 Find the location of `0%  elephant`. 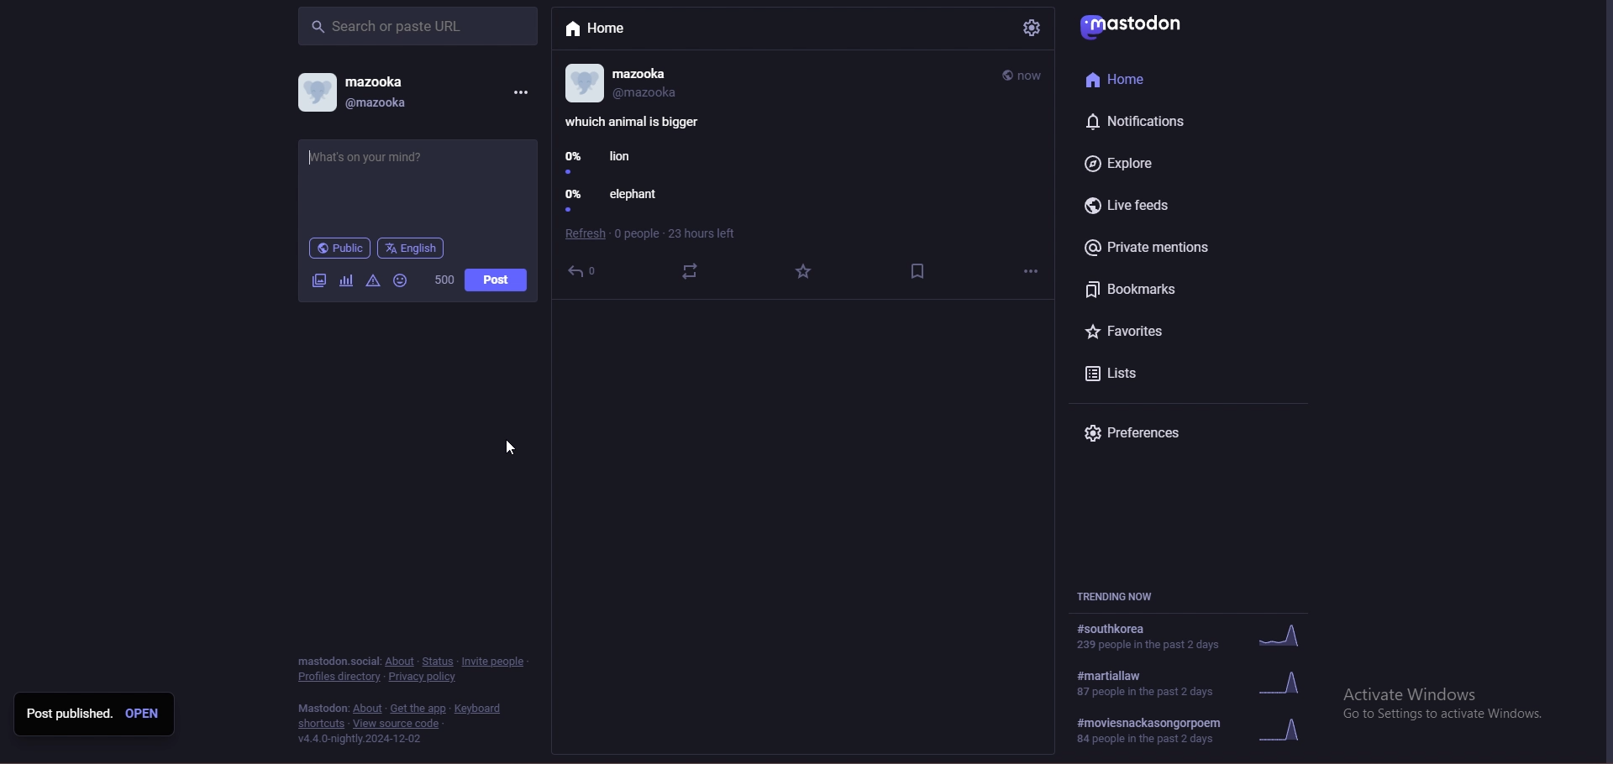

0%  elephant is located at coordinates (618, 199).